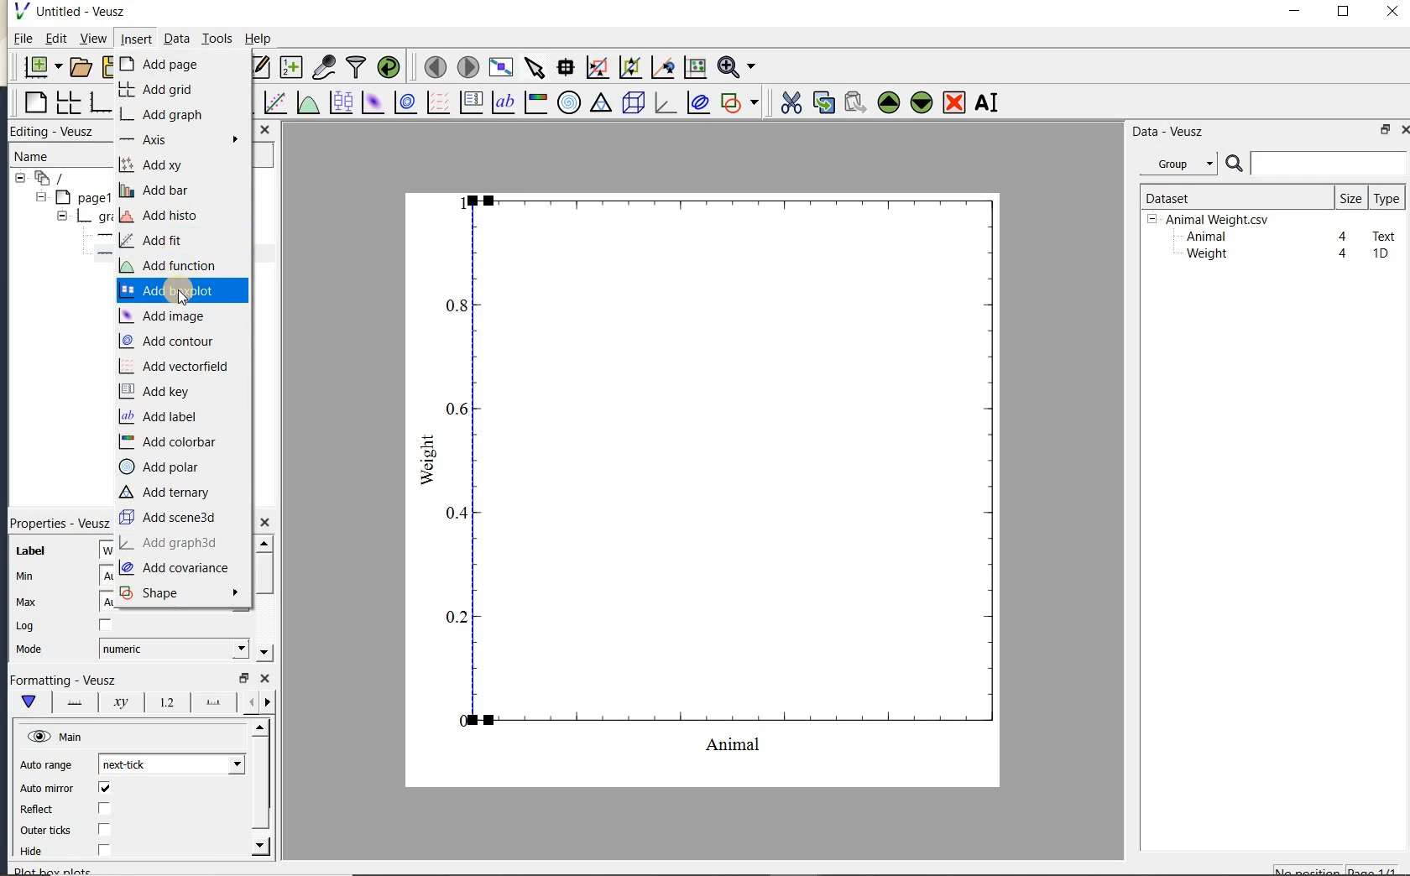  I want to click on Label, so click(31, 551).